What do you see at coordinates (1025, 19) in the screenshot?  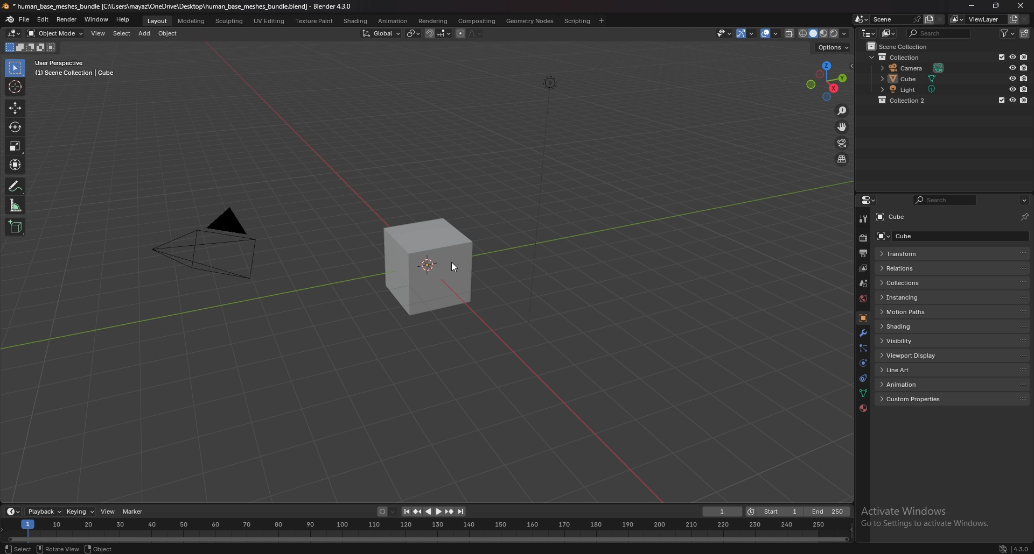 I see `remove view layer` at bounding box center [1025, 19].